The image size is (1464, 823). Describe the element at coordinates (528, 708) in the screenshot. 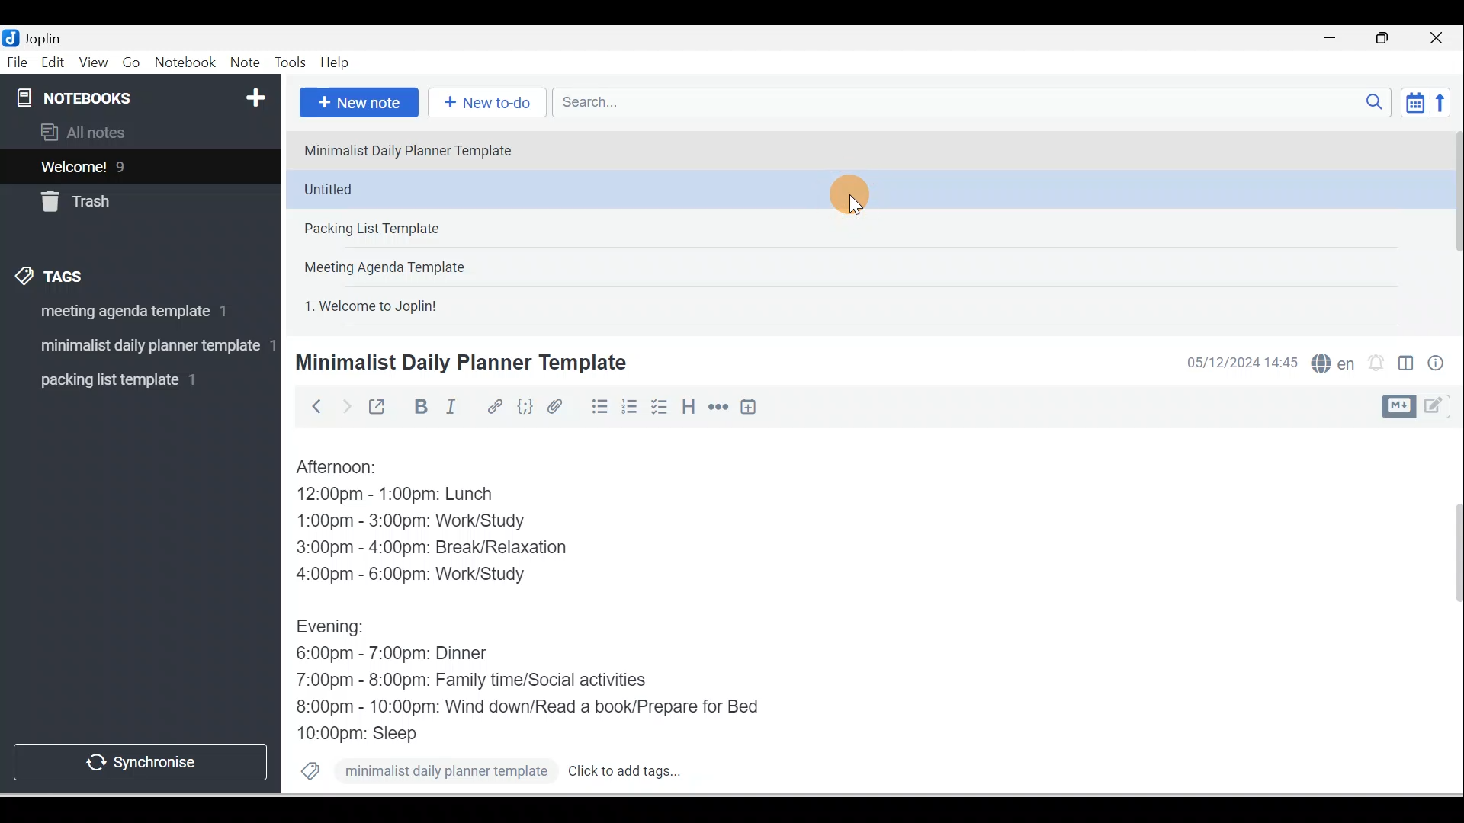

I see `8:00pm - 10:00pm: Wind down/Read a book/Prepare for Bed` at that location.